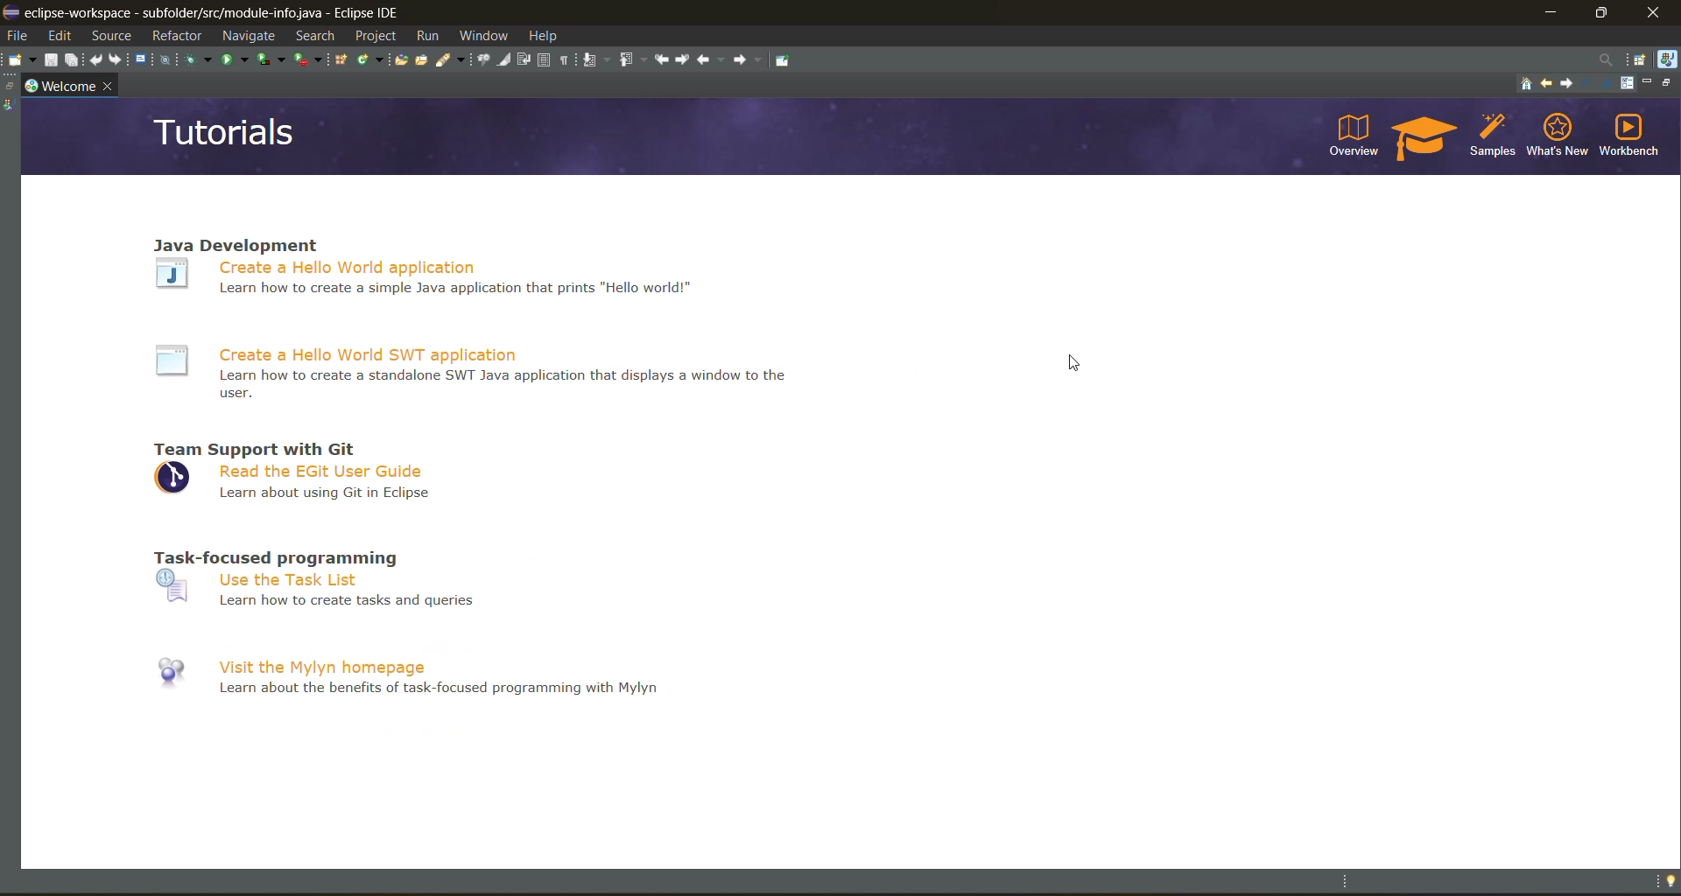 The height and width of the screenshot is (896, 1681). Describe the element at coordinates (16, 37) in the screenshot. I see `file` at that location.